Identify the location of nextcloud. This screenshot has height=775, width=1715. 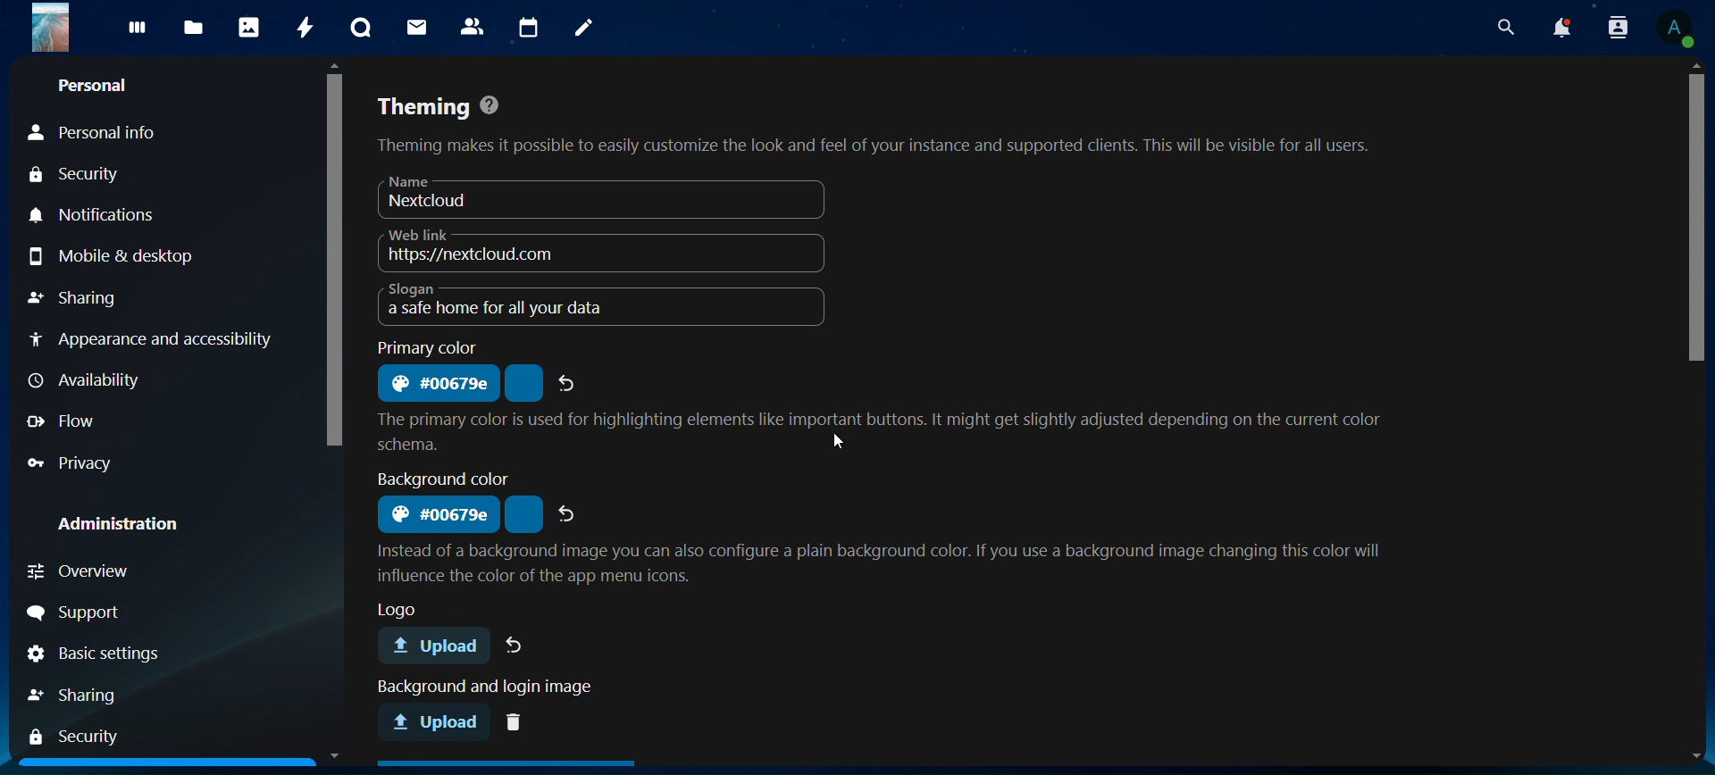
(564, 197).